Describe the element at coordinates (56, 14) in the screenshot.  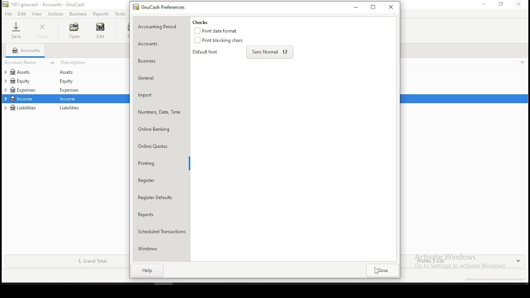
I see `actions` at that location.